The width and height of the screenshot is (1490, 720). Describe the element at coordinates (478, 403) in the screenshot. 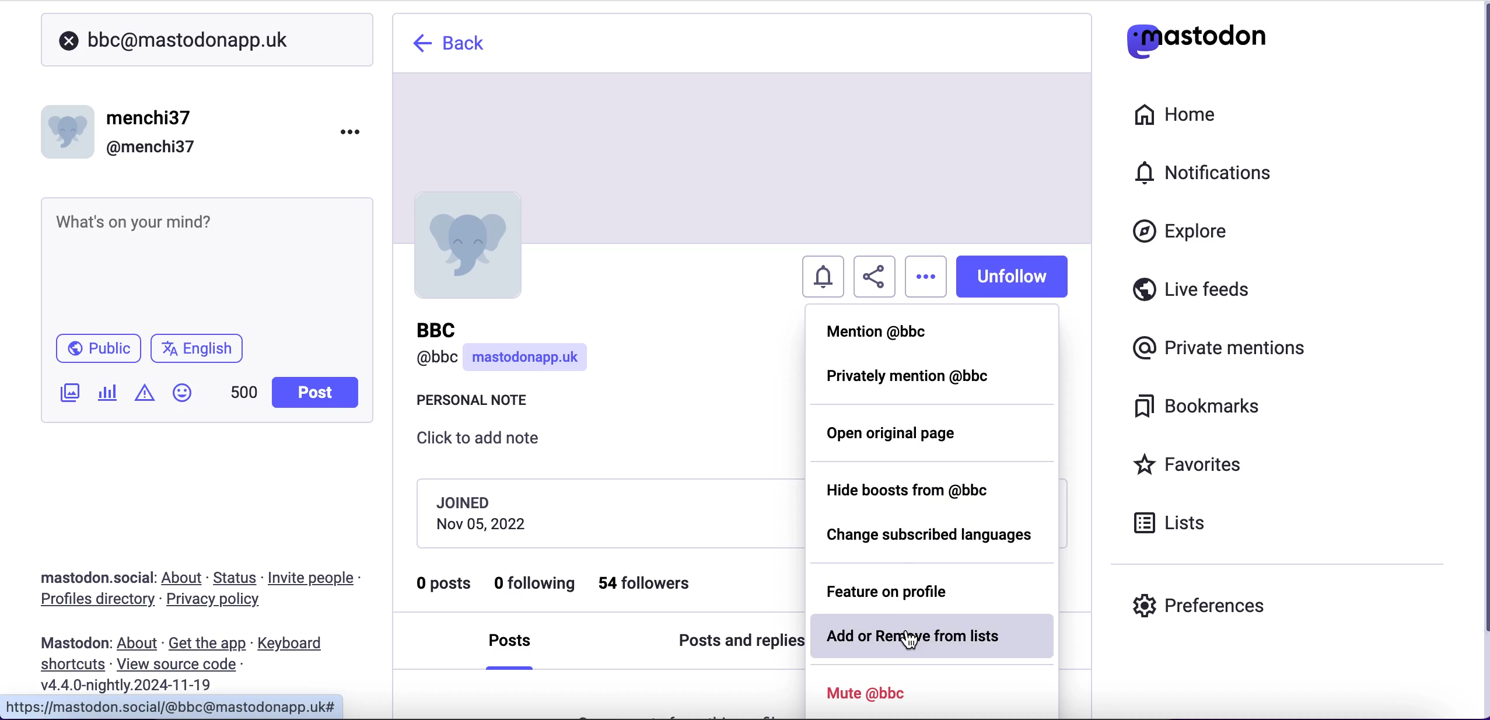

I see `personal note` at that location.